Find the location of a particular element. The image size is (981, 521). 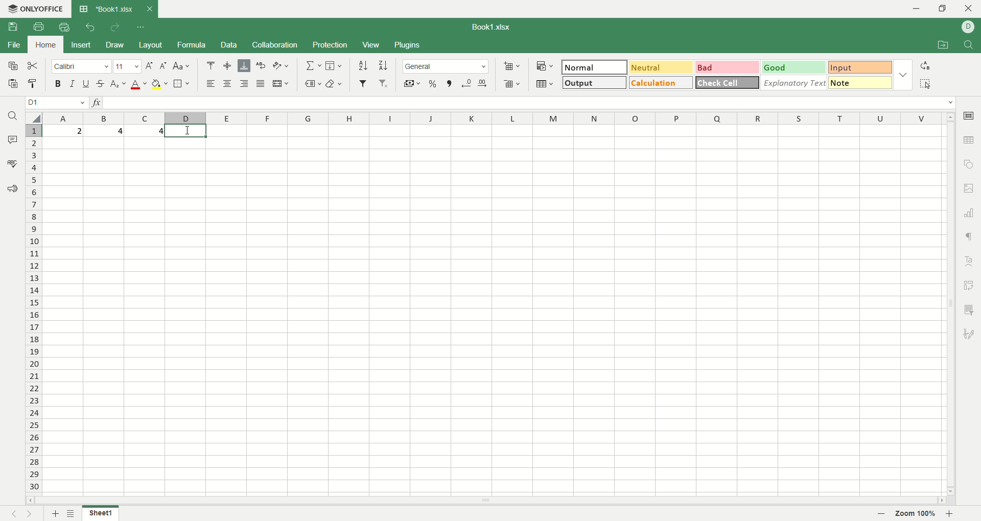

function is located at coordinates (94, 102).